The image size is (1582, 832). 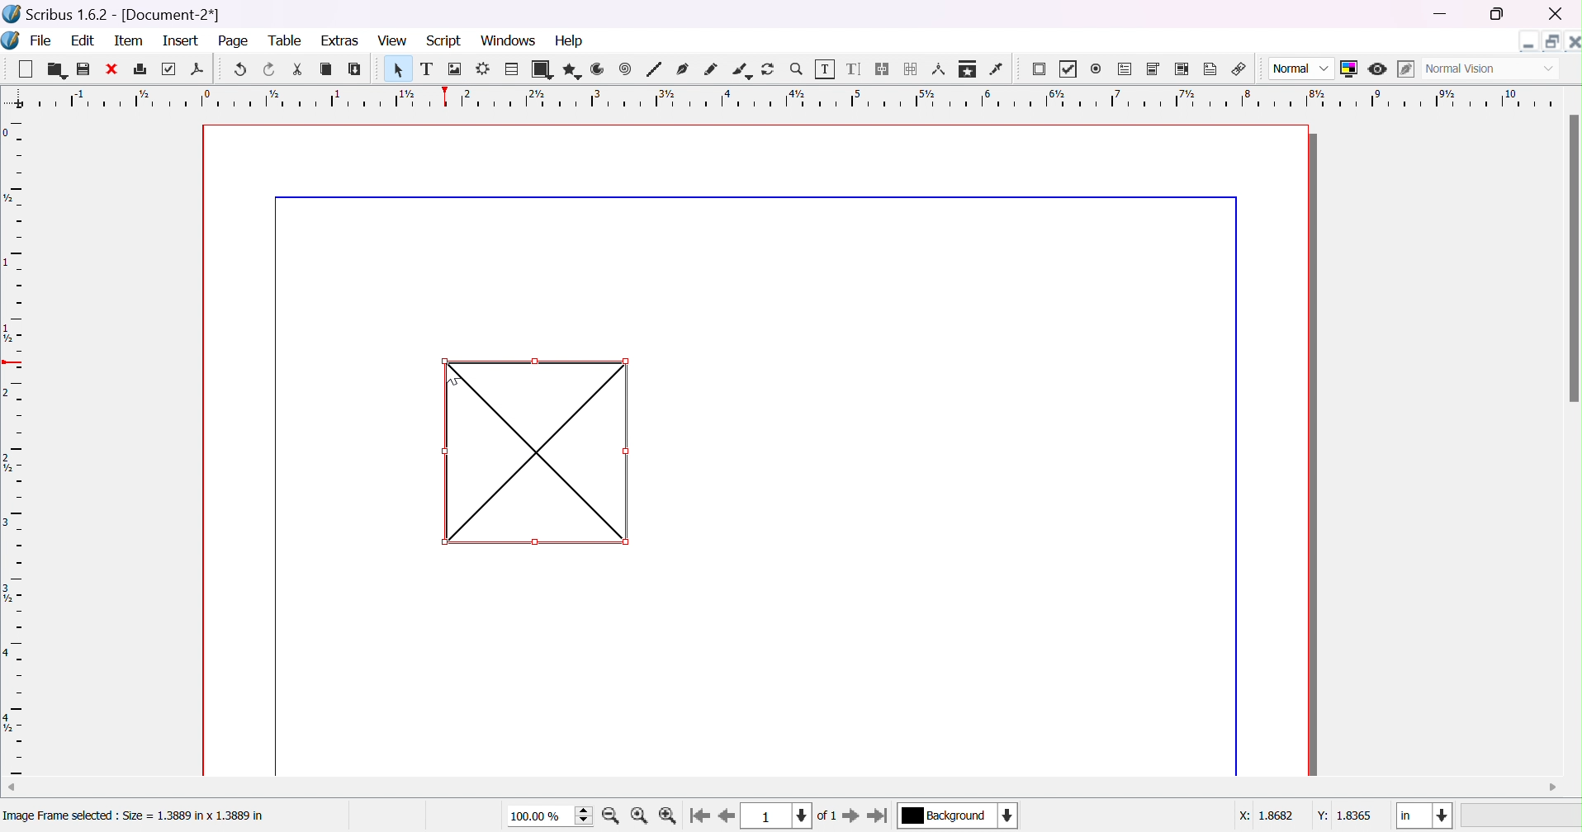 I want to click on zoom in/out, so click(x=797, y=69).